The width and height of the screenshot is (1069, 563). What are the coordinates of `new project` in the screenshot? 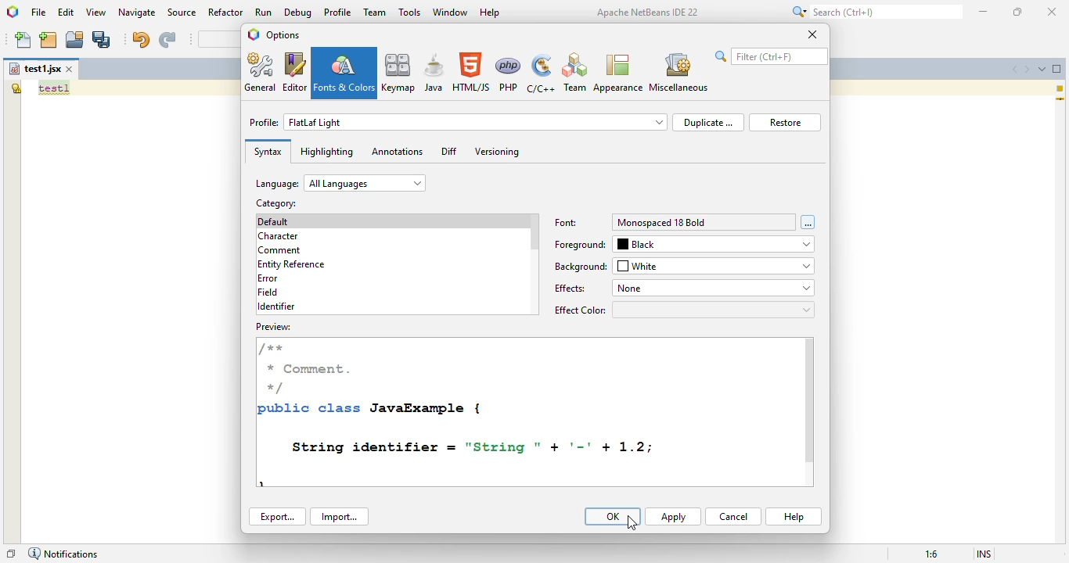 It's located at (49, 40).